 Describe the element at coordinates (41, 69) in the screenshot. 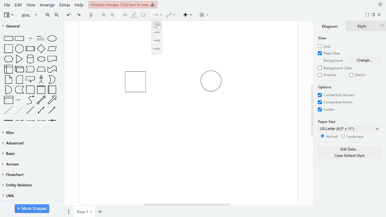

I see `trapezoid` at that location.